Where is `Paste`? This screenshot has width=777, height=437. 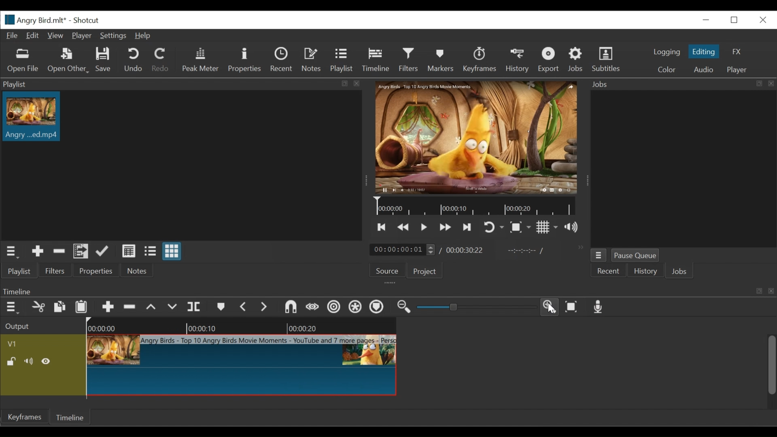 Paste is located at coordinates (81, 307).